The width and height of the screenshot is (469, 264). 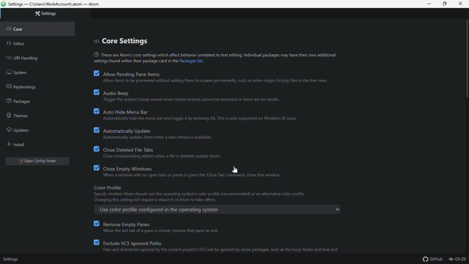 What do you see at coordinates (226, 247) in the screenshot?
I see `exclude vcs ignored paths` at bounding box center [226, 247].